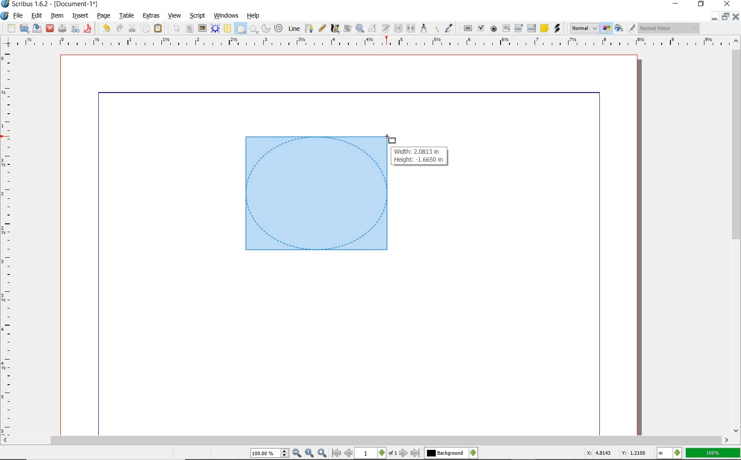 The width and height of the screenshot is (741, 460). What do you see at coordinates (226, 16) in the screenshot?
I see `WINDOWS` at bounding box center [226, 16].